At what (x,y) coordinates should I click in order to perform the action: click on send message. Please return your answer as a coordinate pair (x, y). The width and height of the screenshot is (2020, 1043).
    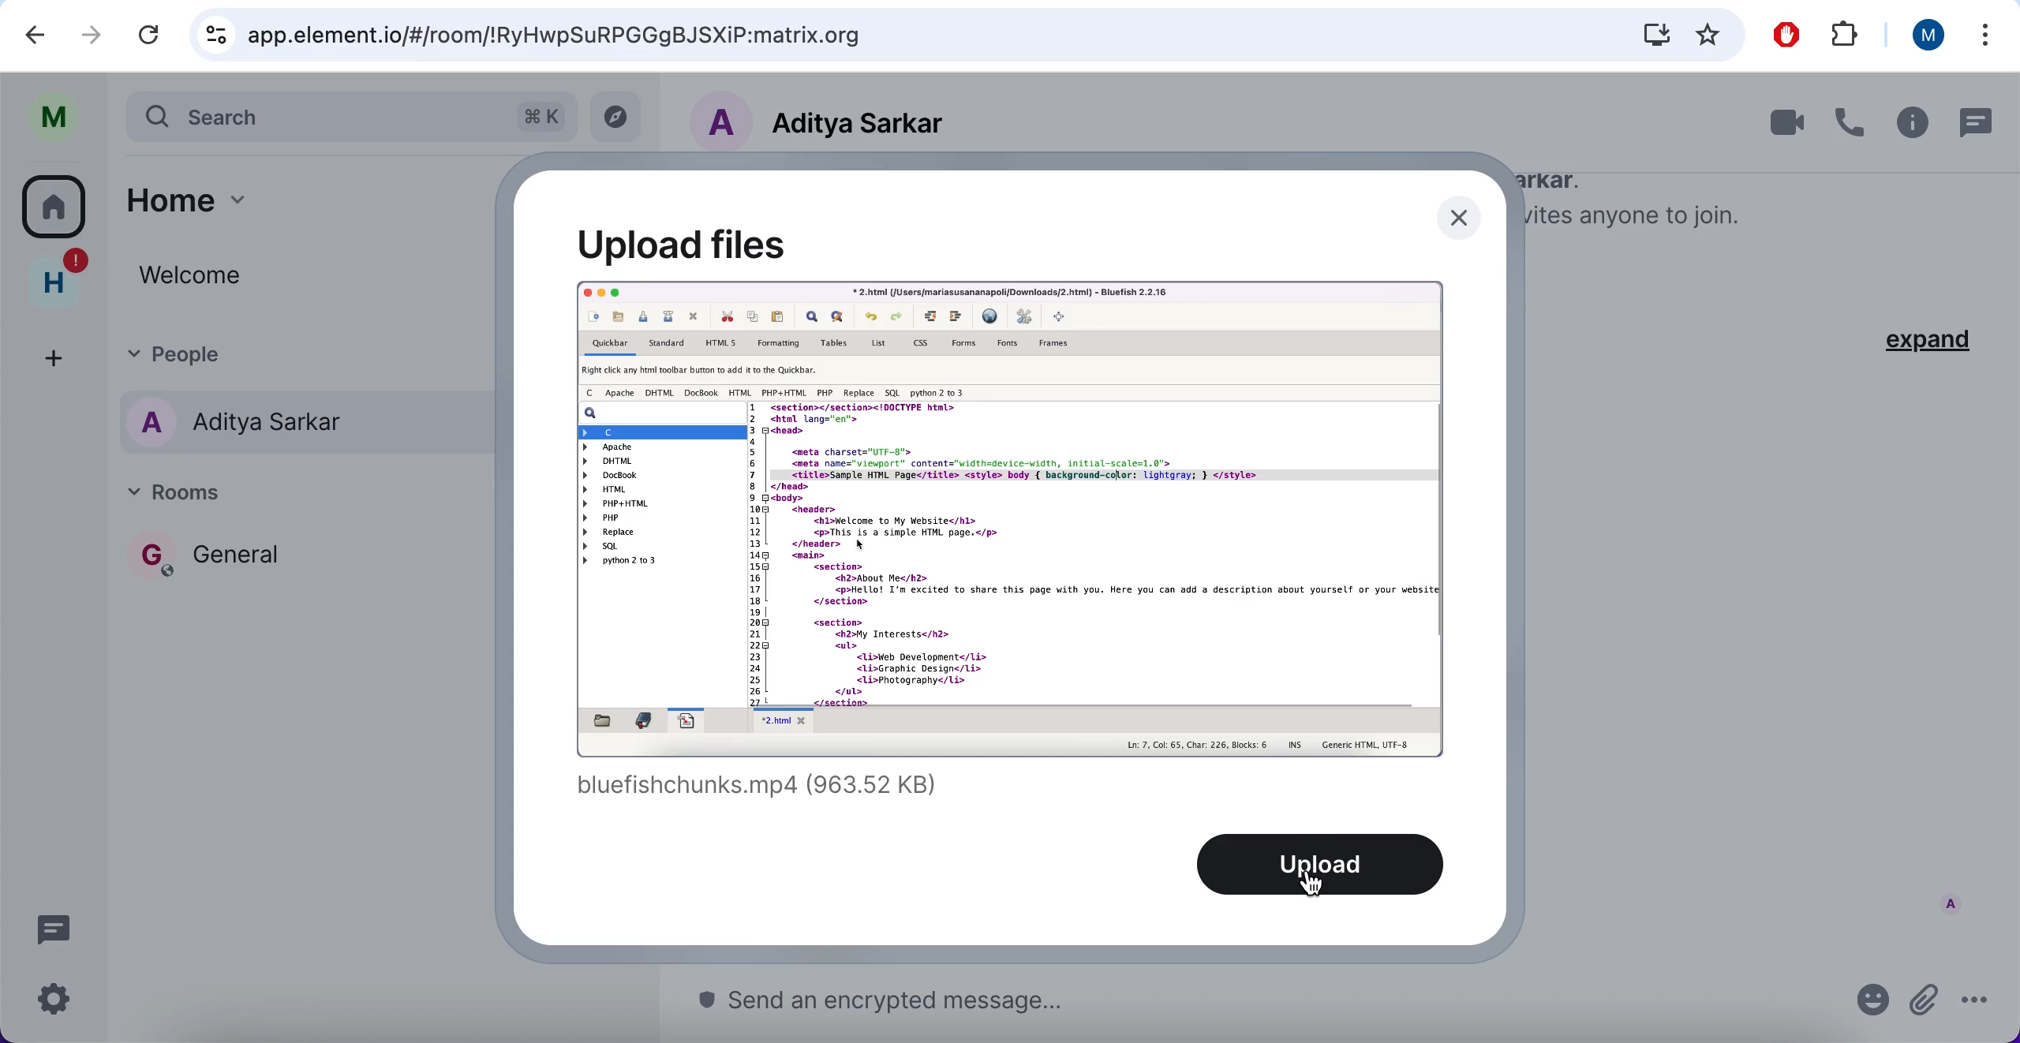
    Looking at the image, I should click on (1267, 1004).